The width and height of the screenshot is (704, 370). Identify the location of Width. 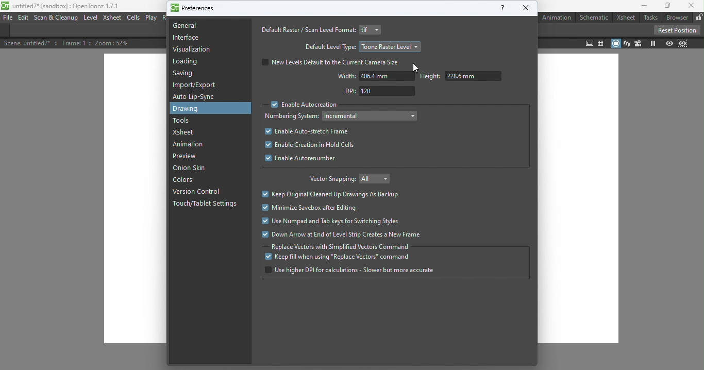
(365, 75).